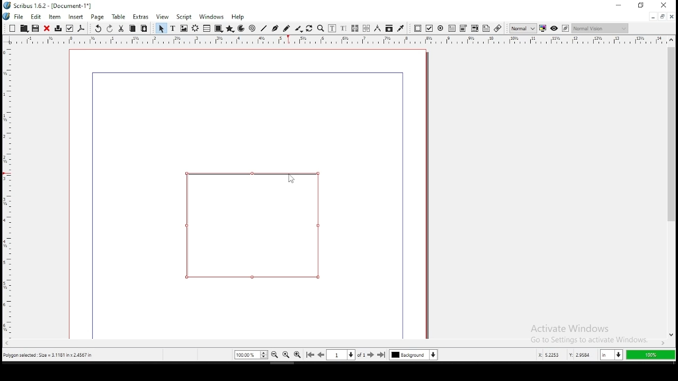  I want to click on x: 5.2253, so click(546, 355).